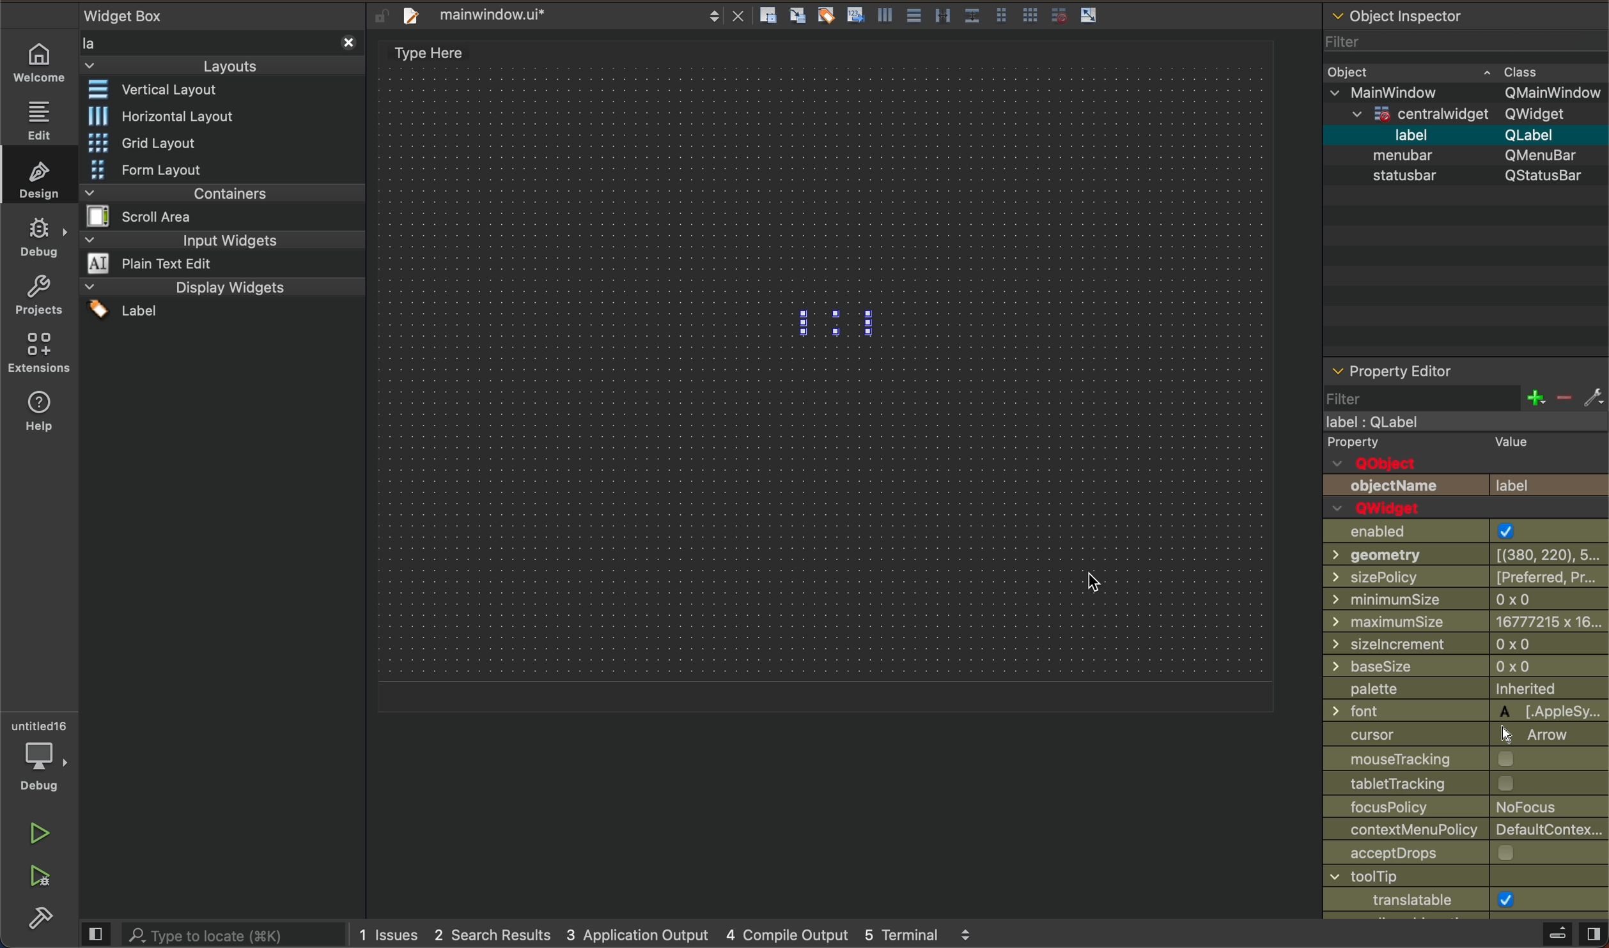 This screenshot has width=1609, height=948. Describe the element at coordinates (936, 17) in the screenshot. I see `files` at that location.